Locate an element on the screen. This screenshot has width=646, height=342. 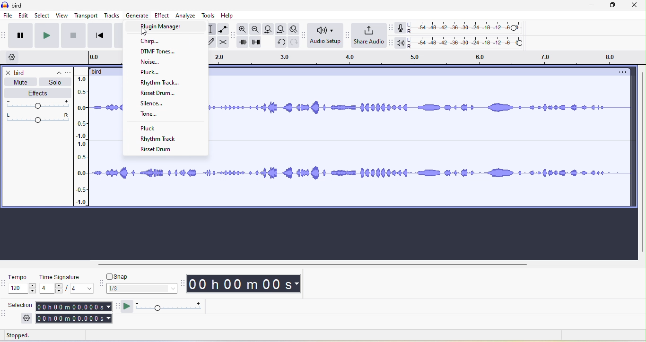
play is located at coordinates (46, 36).